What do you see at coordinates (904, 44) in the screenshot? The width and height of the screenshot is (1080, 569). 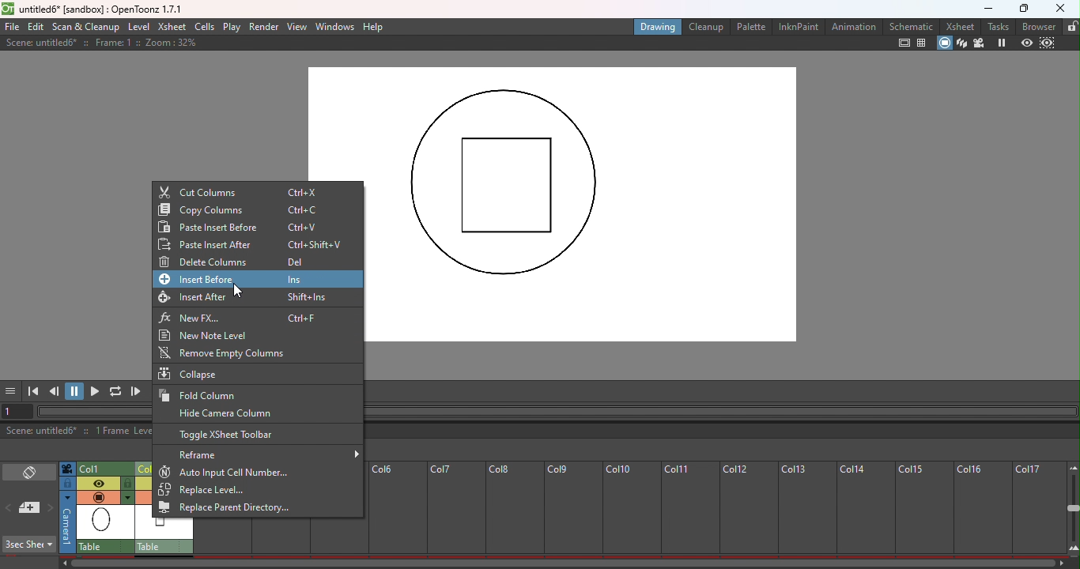 I see `Safe area` at bounding box center [904, 44].